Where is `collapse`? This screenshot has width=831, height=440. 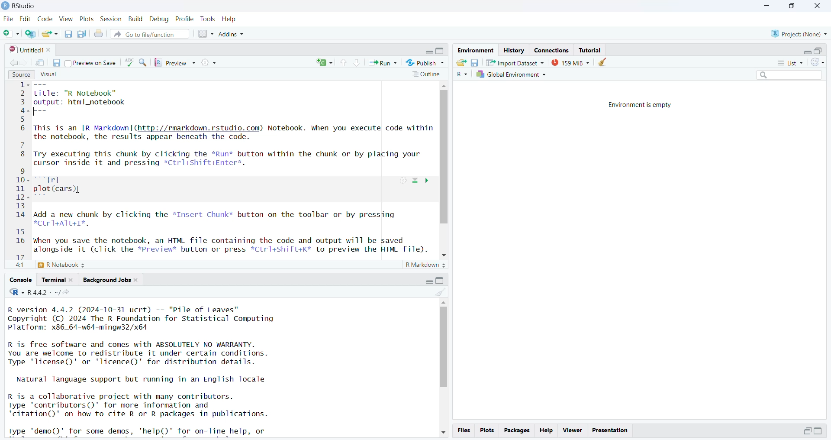
collapse is located at coordinates (820, 51).